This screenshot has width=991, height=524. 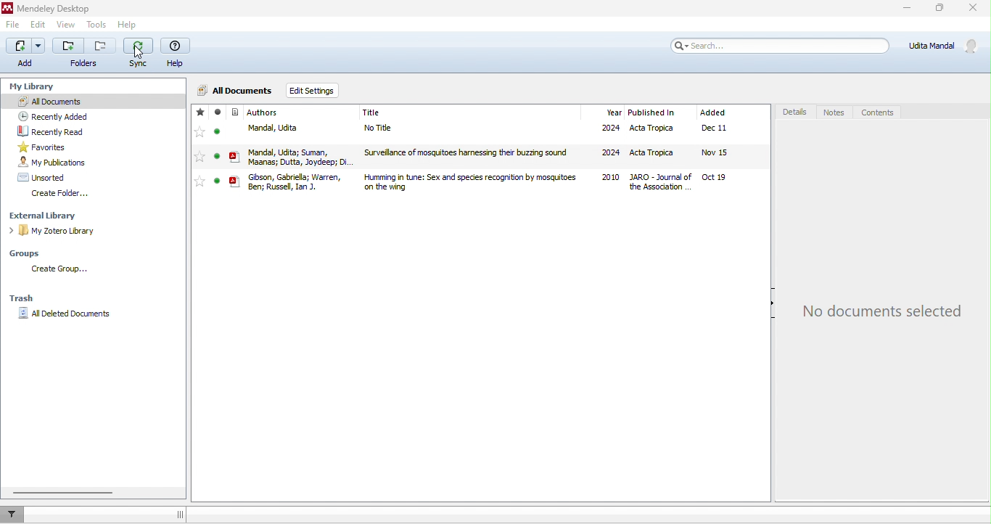 What do you see at coordinates (95, 25) in the screenshot?
I see `tools` at bounding box center [95, 25].